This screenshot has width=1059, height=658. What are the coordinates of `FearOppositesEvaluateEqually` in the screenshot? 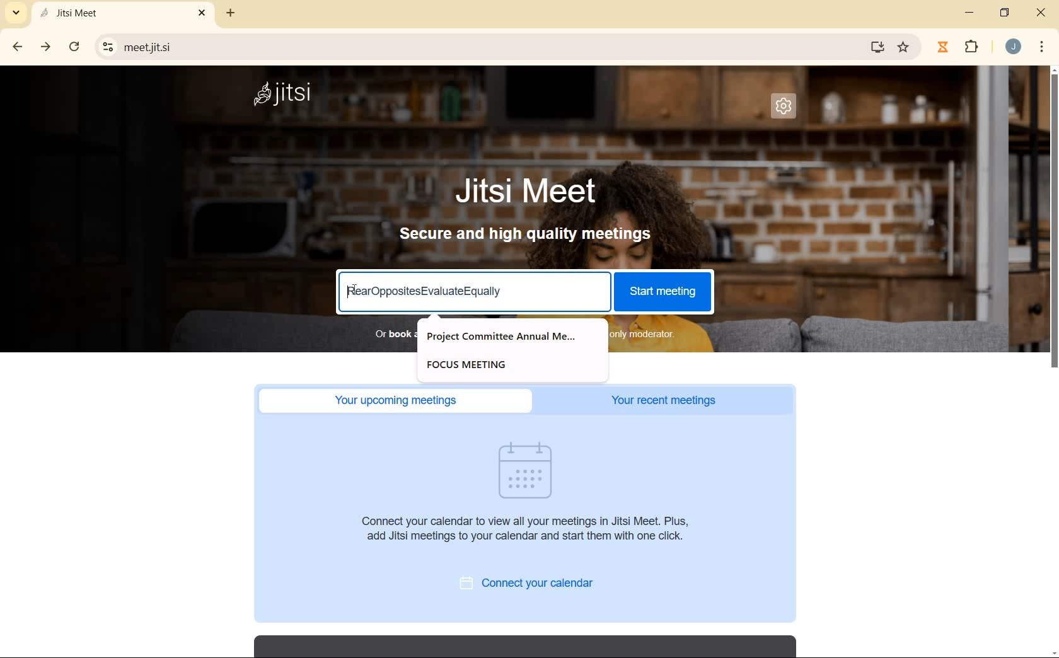 It's located at (458, 292).